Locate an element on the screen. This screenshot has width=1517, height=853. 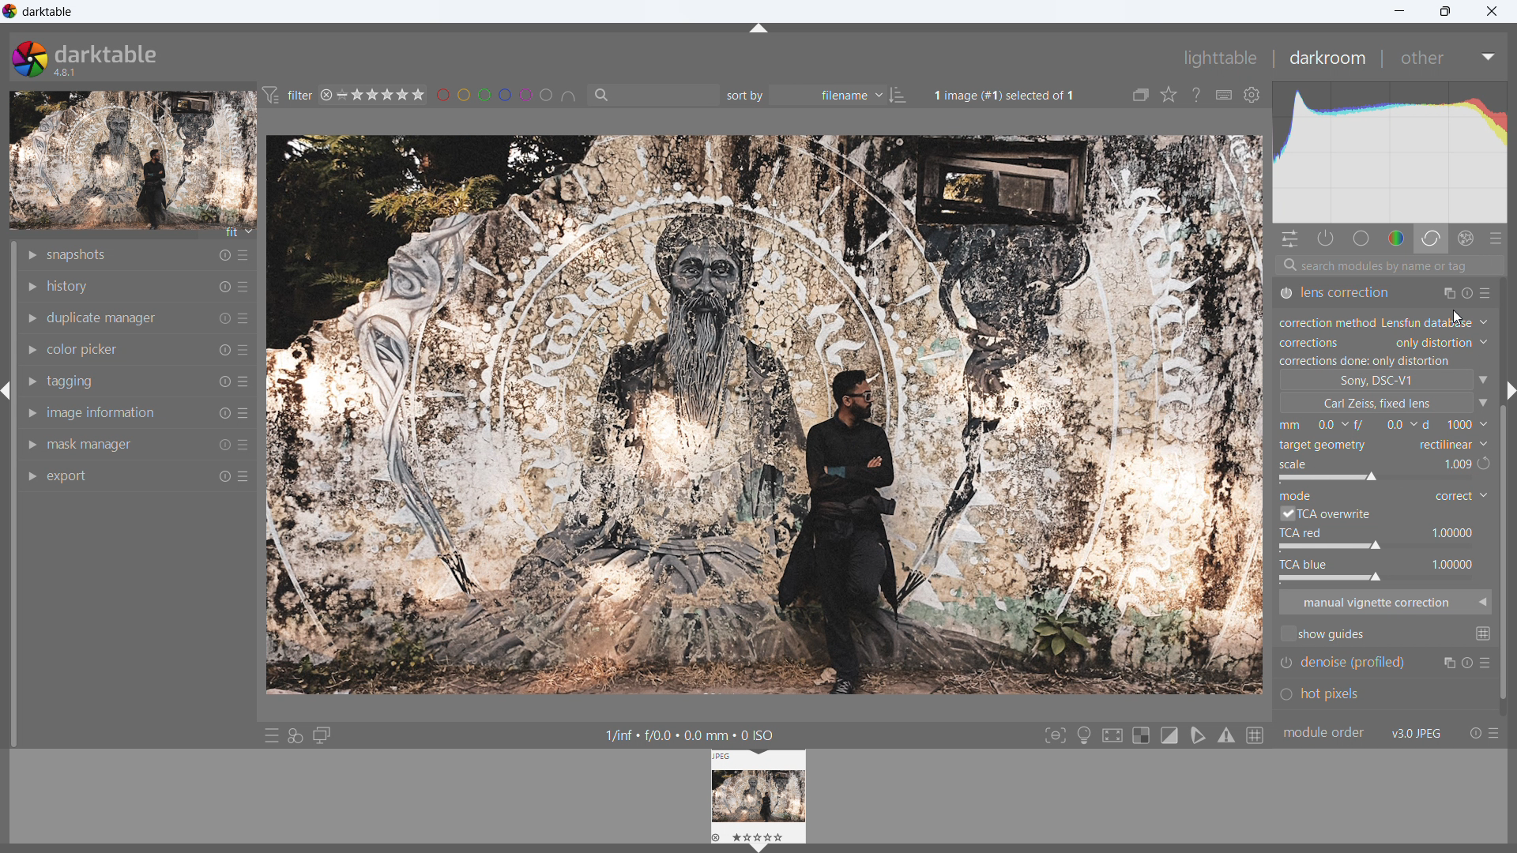
darktable is located at coordinates (107, 53).